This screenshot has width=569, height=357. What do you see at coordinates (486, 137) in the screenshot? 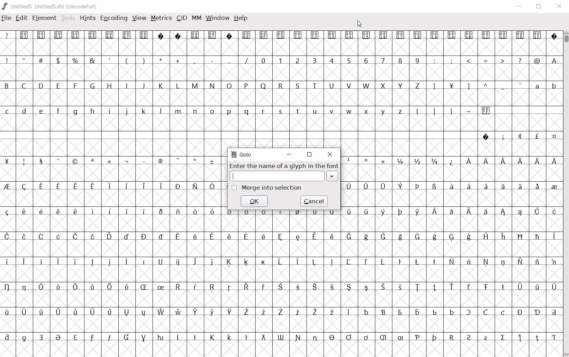
I see `Symbol` at bounding box center [486, 137].